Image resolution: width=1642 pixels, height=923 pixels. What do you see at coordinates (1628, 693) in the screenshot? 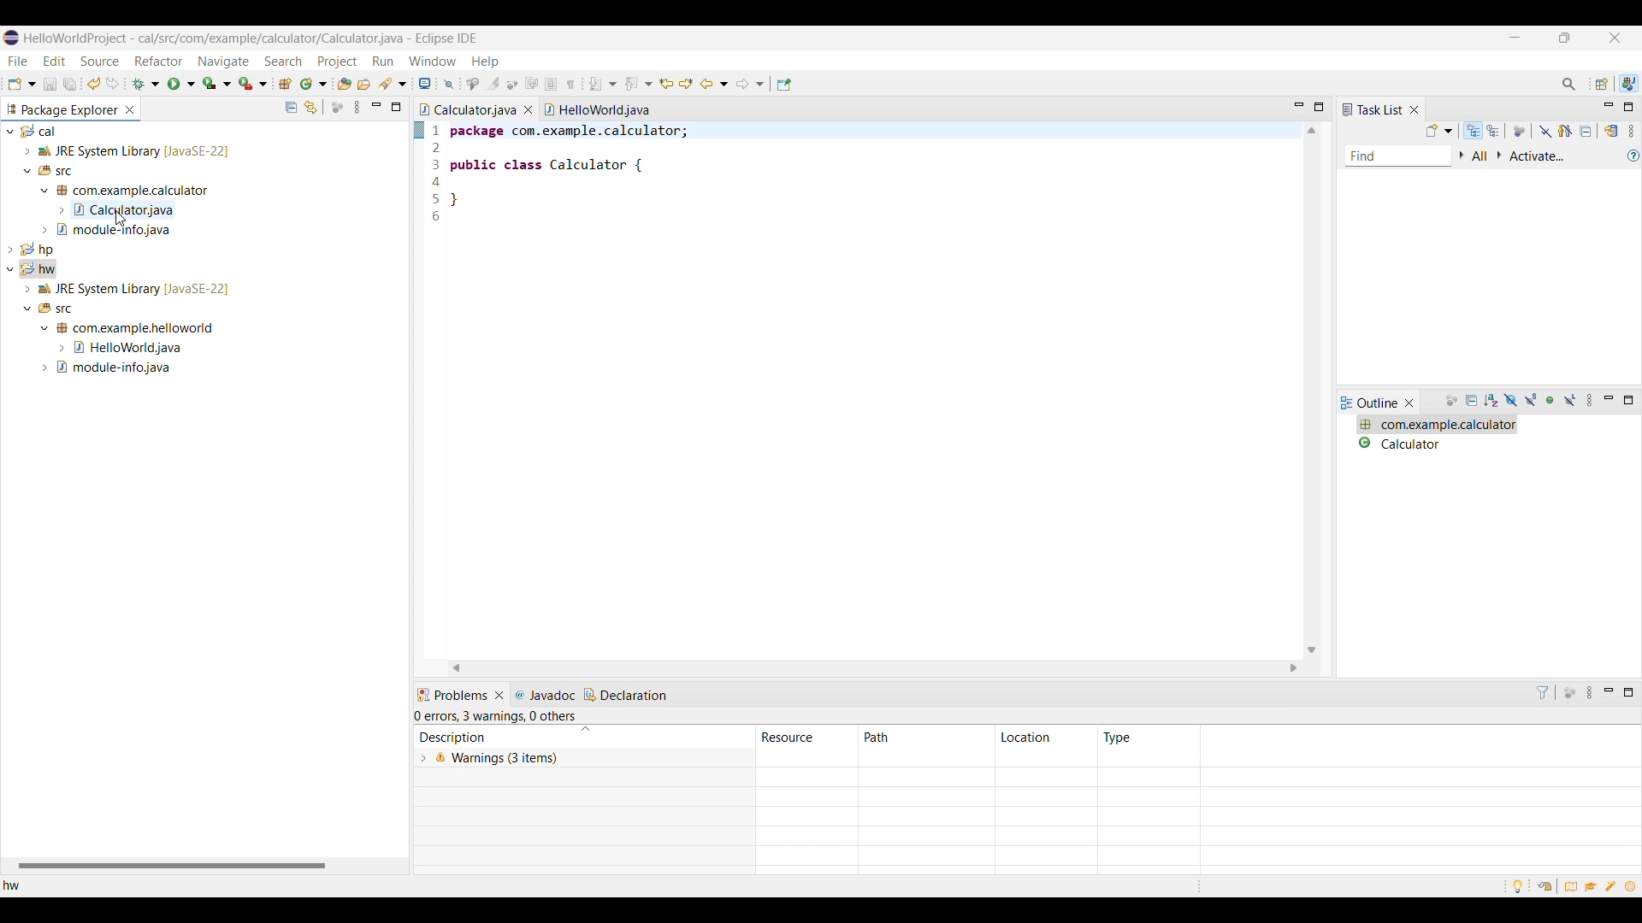
I see `Maximize` at bounding box center [1628, 693].